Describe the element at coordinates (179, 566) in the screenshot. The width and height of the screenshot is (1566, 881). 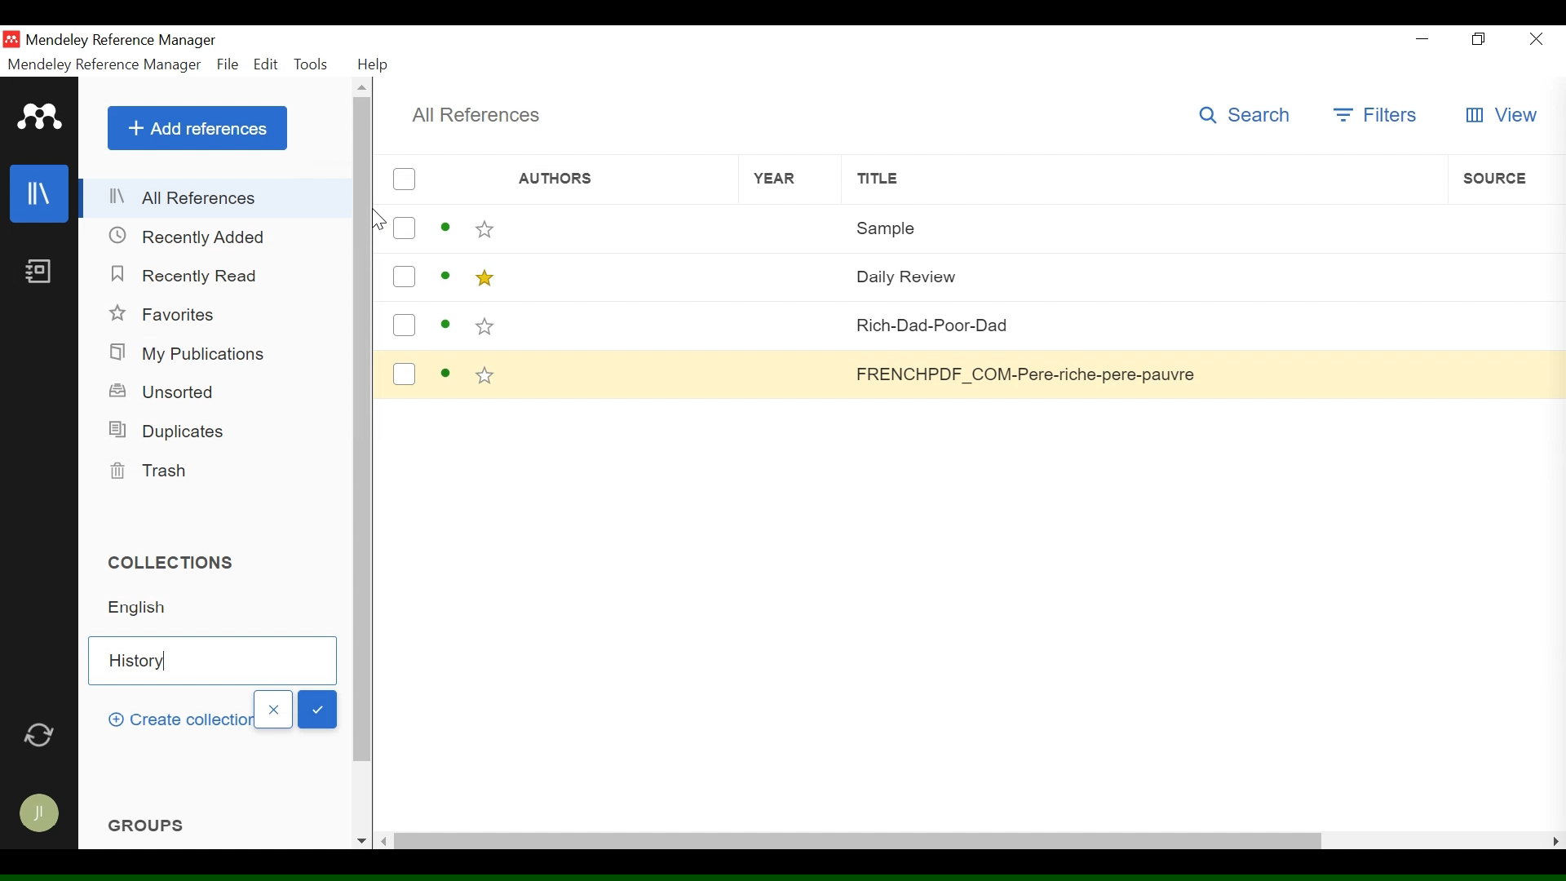
I see `Collections` at that location.